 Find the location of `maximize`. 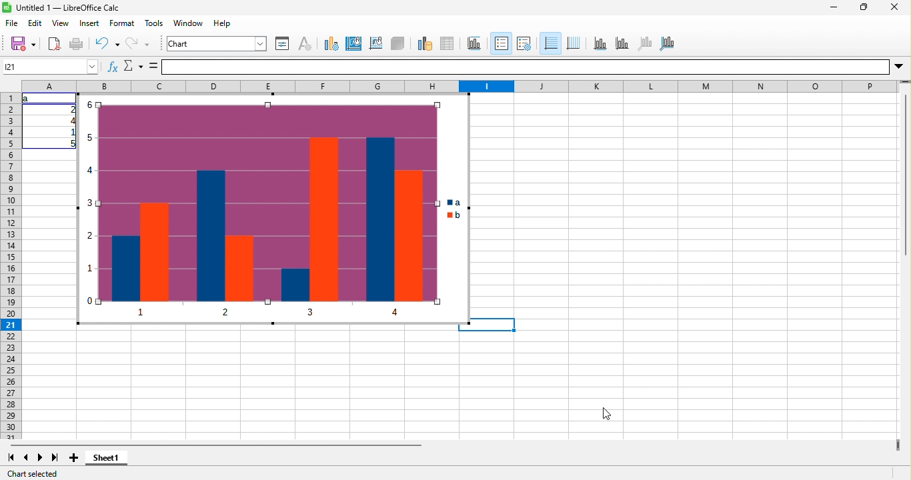

maximize is located at coordinates (864, 7).